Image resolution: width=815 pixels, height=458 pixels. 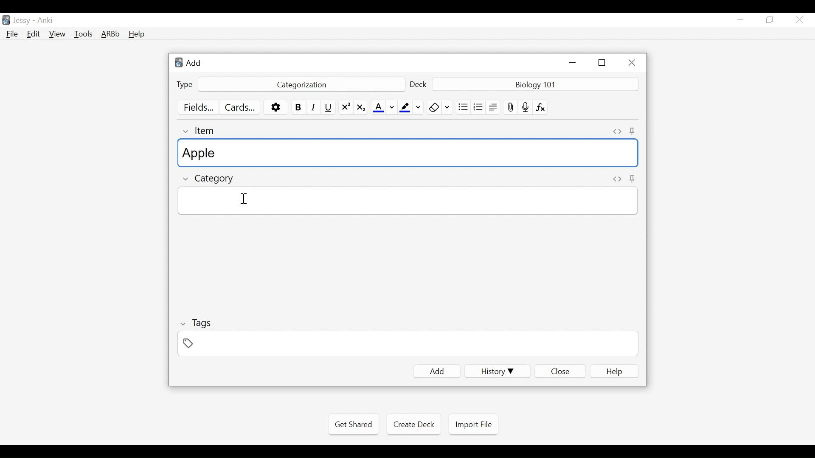 I want to click on History, so click(x=497, y=371).